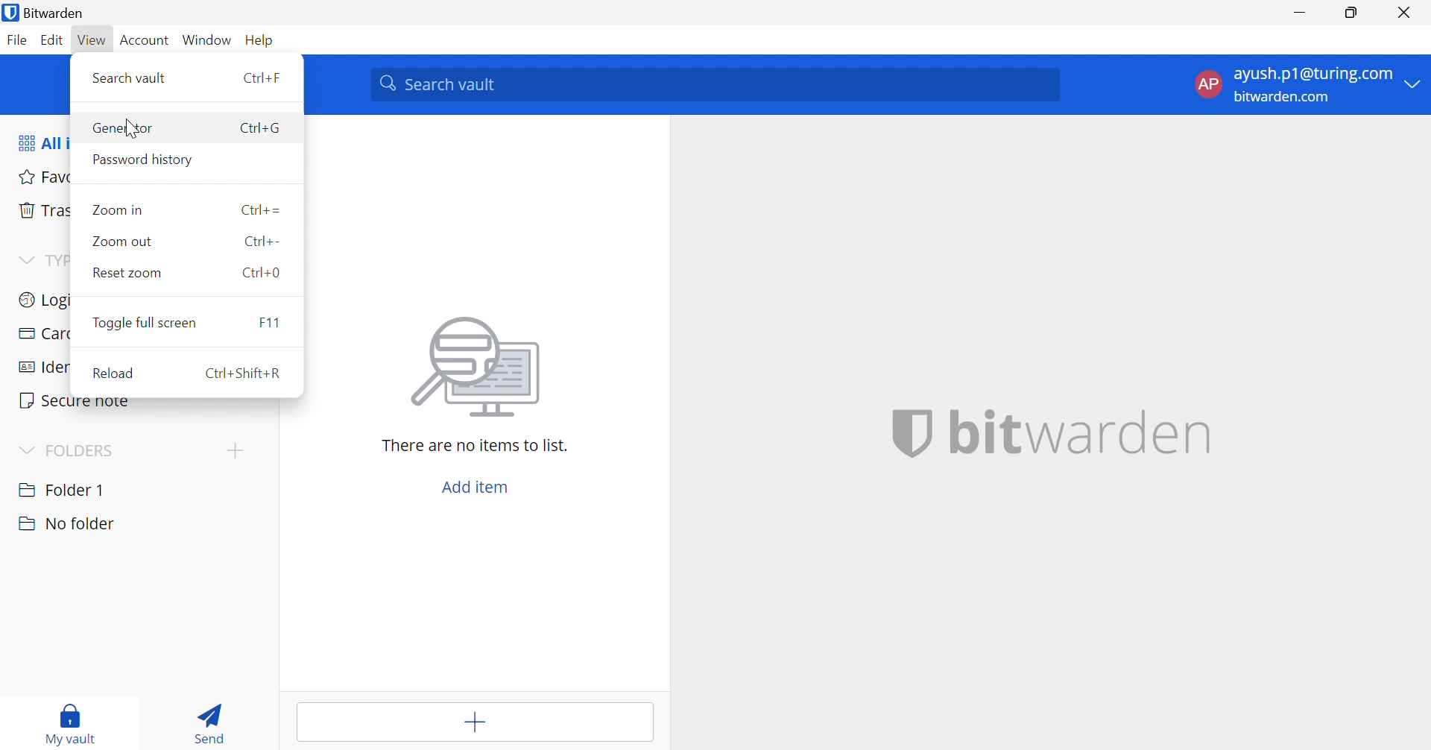  What do you see at coordinates (1081, 435) in the screenshot?
I see `bitwarden` at bounding box center [1081, 435].